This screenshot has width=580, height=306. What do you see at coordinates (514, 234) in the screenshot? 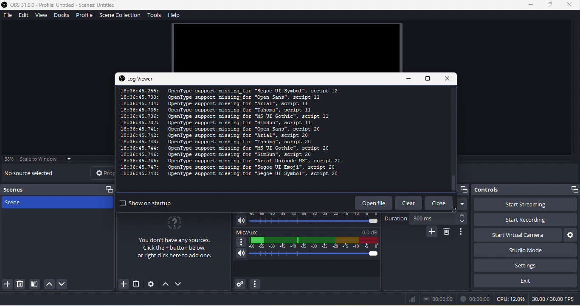
I see `start virtual camera` at bounding box center [514, 234].